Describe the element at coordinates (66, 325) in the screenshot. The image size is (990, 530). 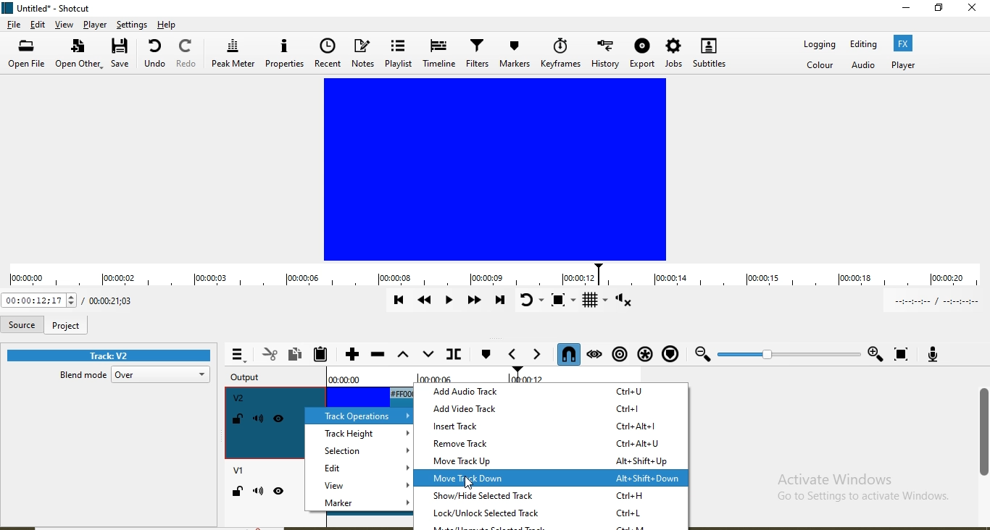
I see `project` at that location.